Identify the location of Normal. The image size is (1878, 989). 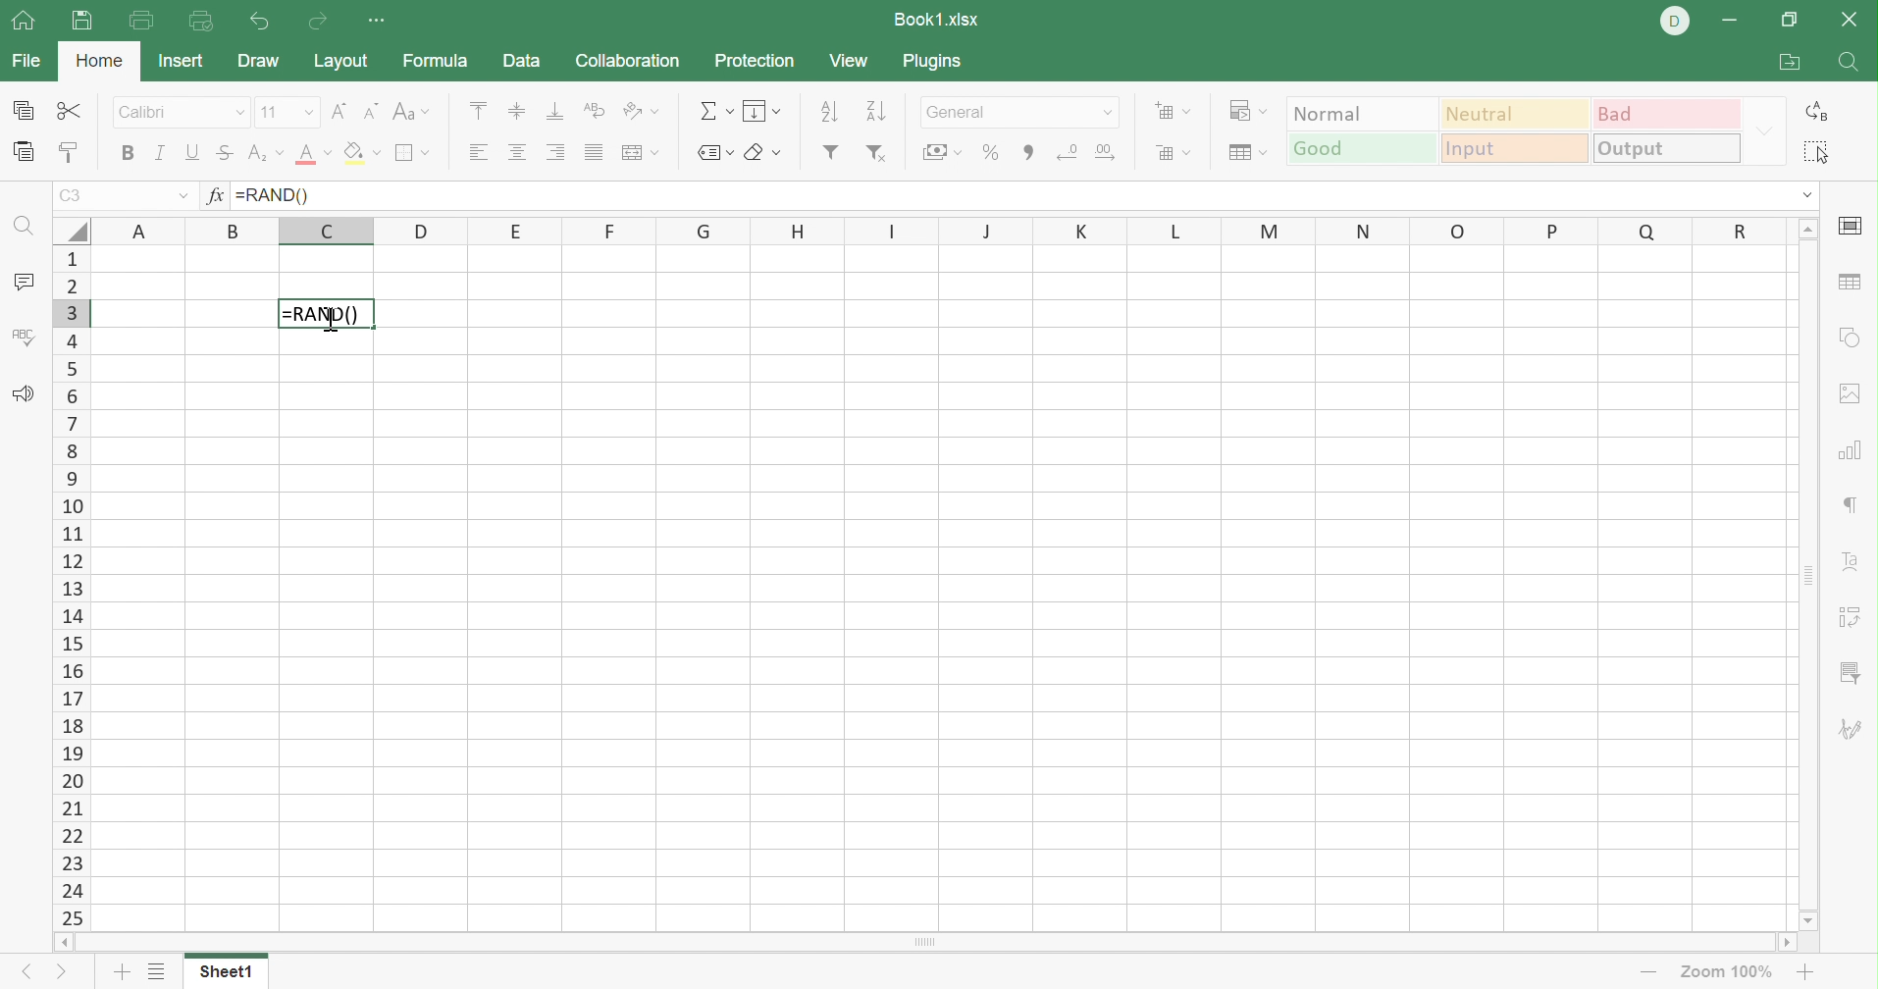
(1363, 116).